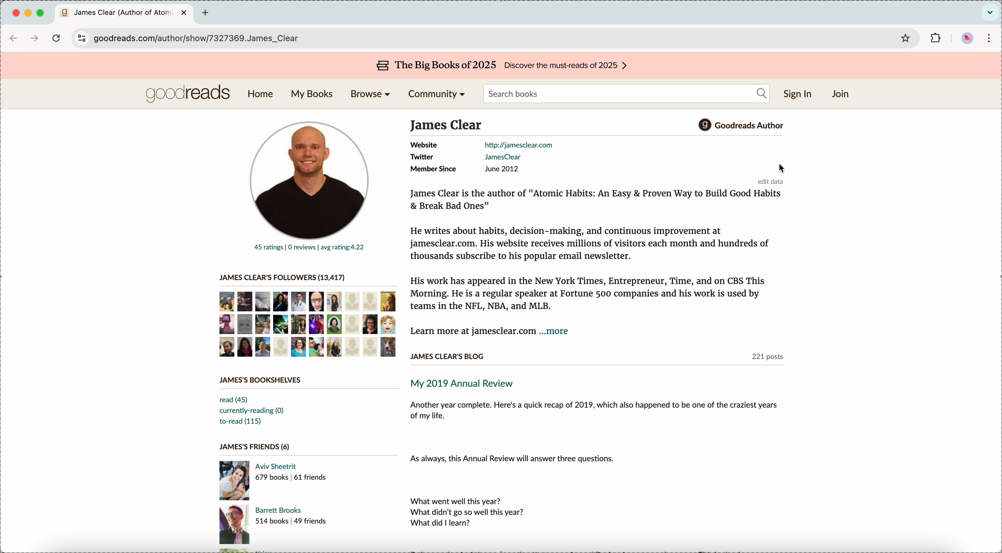 Image resolution: width=1002 pixels, height=553 pixels. I want to click on home, so click(262, 95).